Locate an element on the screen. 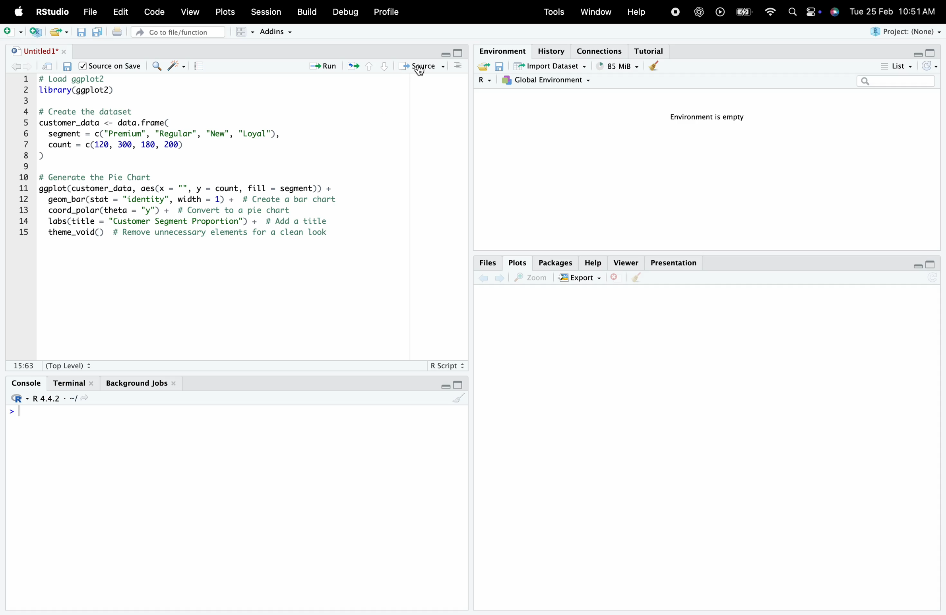 This screenshot has height=615, width=946. Window is located at coordinates (595, 12).